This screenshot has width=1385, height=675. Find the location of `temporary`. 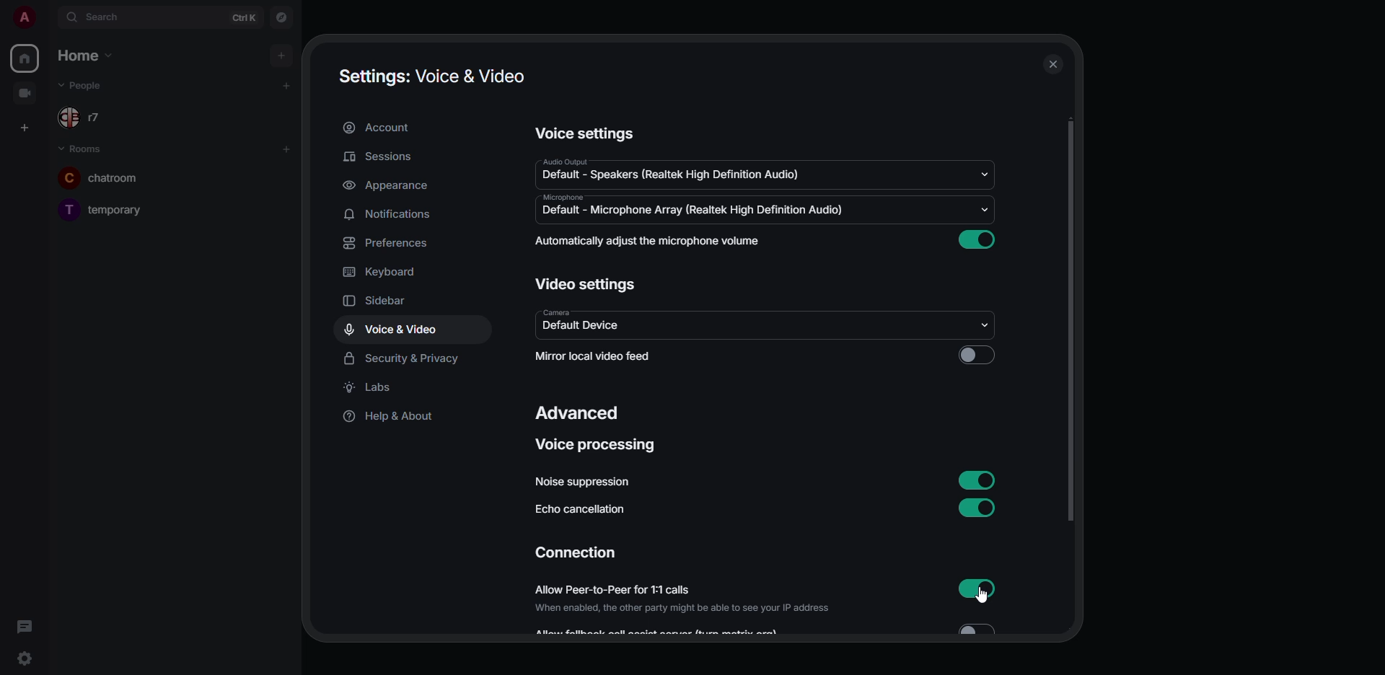

temporary is located at coordinates (105, 208).